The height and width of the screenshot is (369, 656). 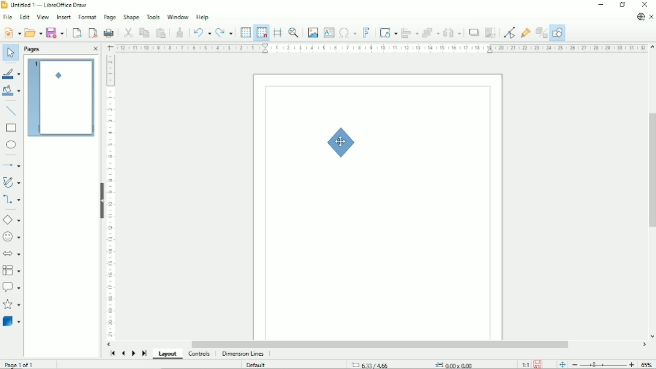 I want to click on Scroll to next page, so click(x=133, y=353).